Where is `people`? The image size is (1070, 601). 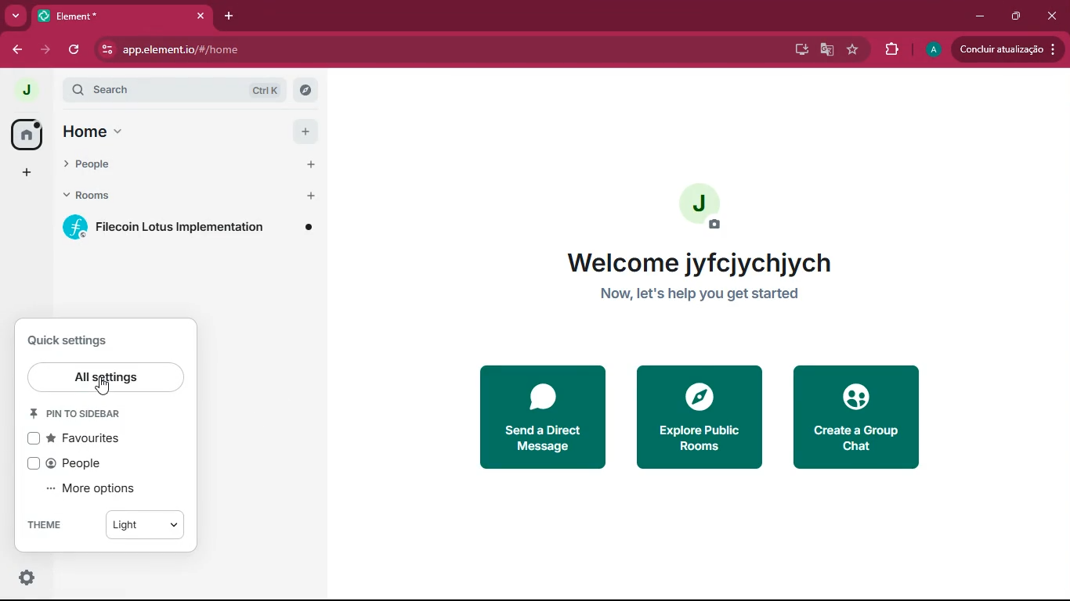
people is located at coordinates (139, 165).